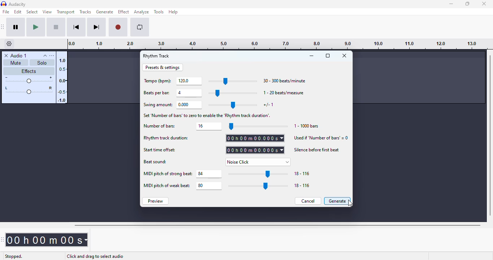  I want to click on rhythm track duration, so click(166, 138).